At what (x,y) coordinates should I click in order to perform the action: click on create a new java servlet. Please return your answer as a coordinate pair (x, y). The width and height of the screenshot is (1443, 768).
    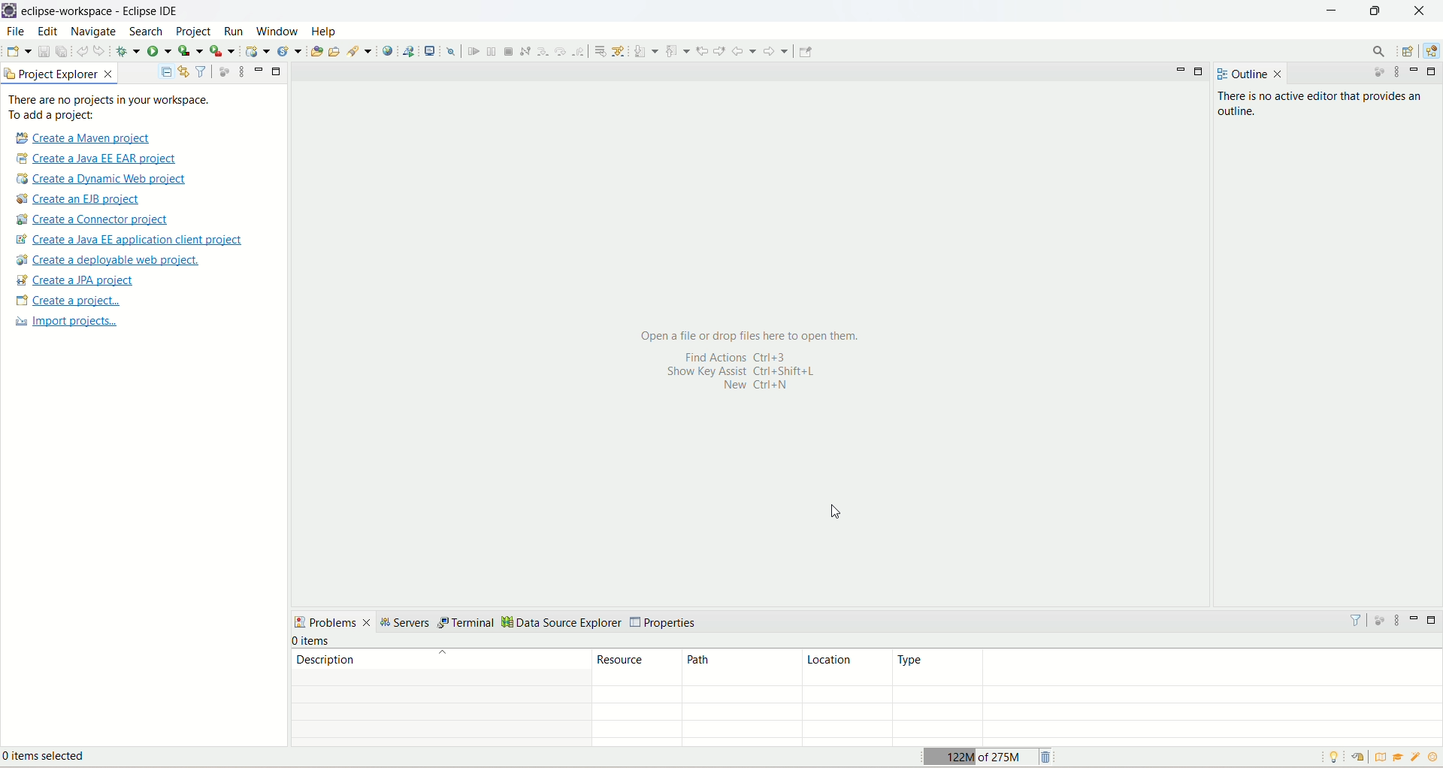
    Looking at the image, I should click on (290, 52).